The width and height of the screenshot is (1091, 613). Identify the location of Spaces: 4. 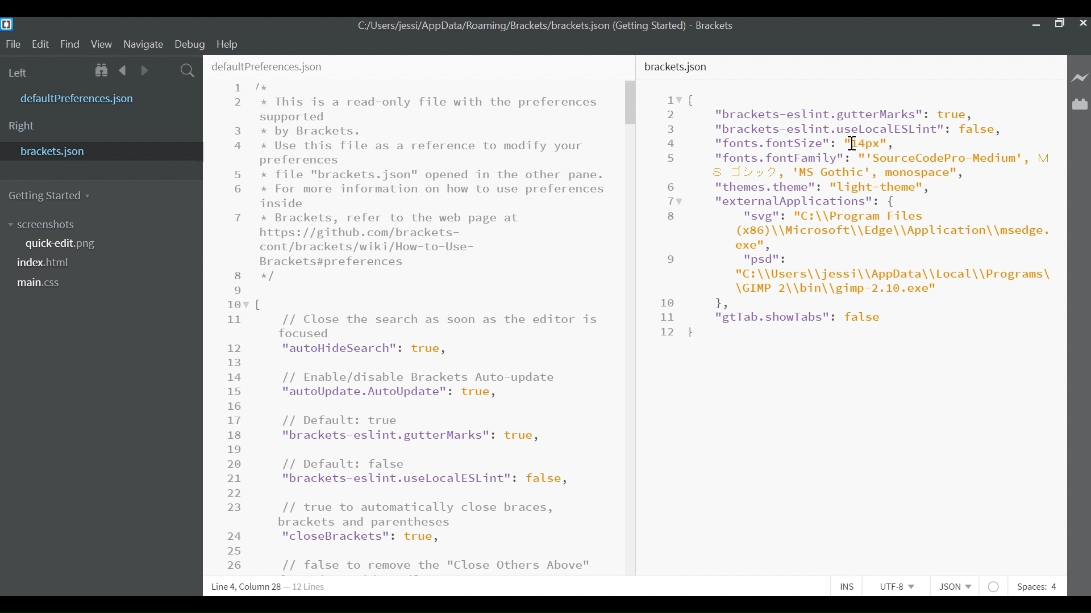
(1036, 586).